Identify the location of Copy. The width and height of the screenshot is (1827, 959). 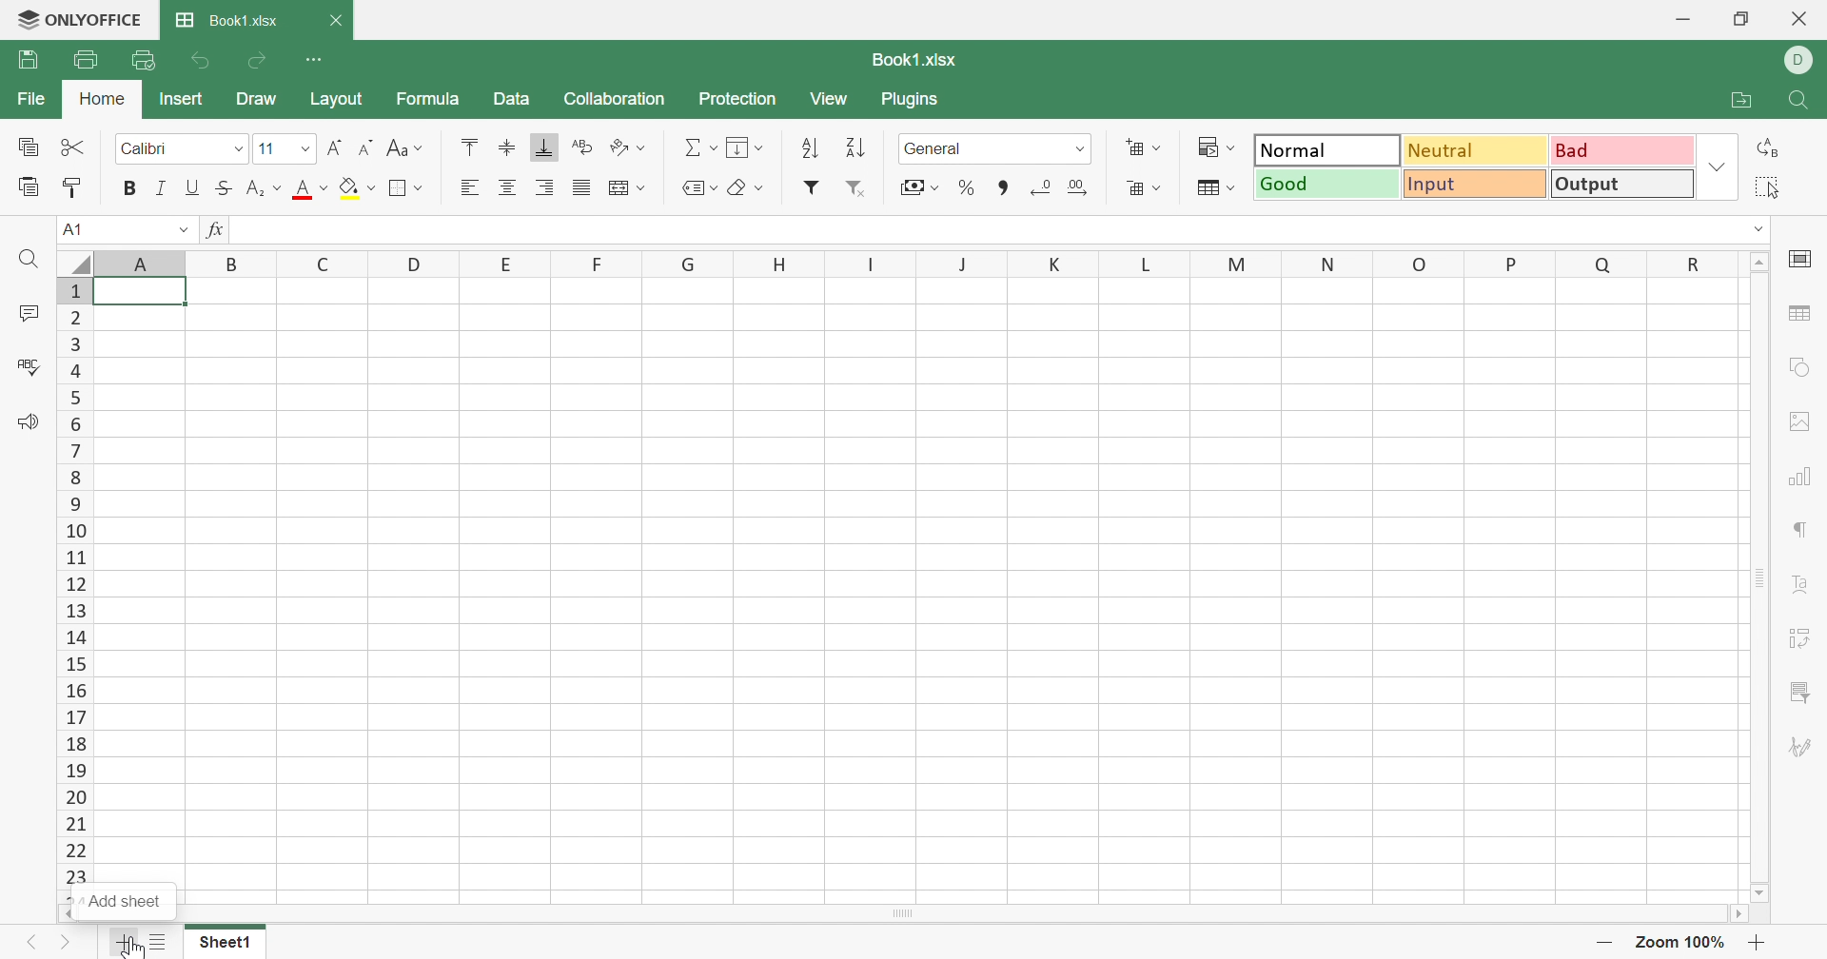
(27, 147).